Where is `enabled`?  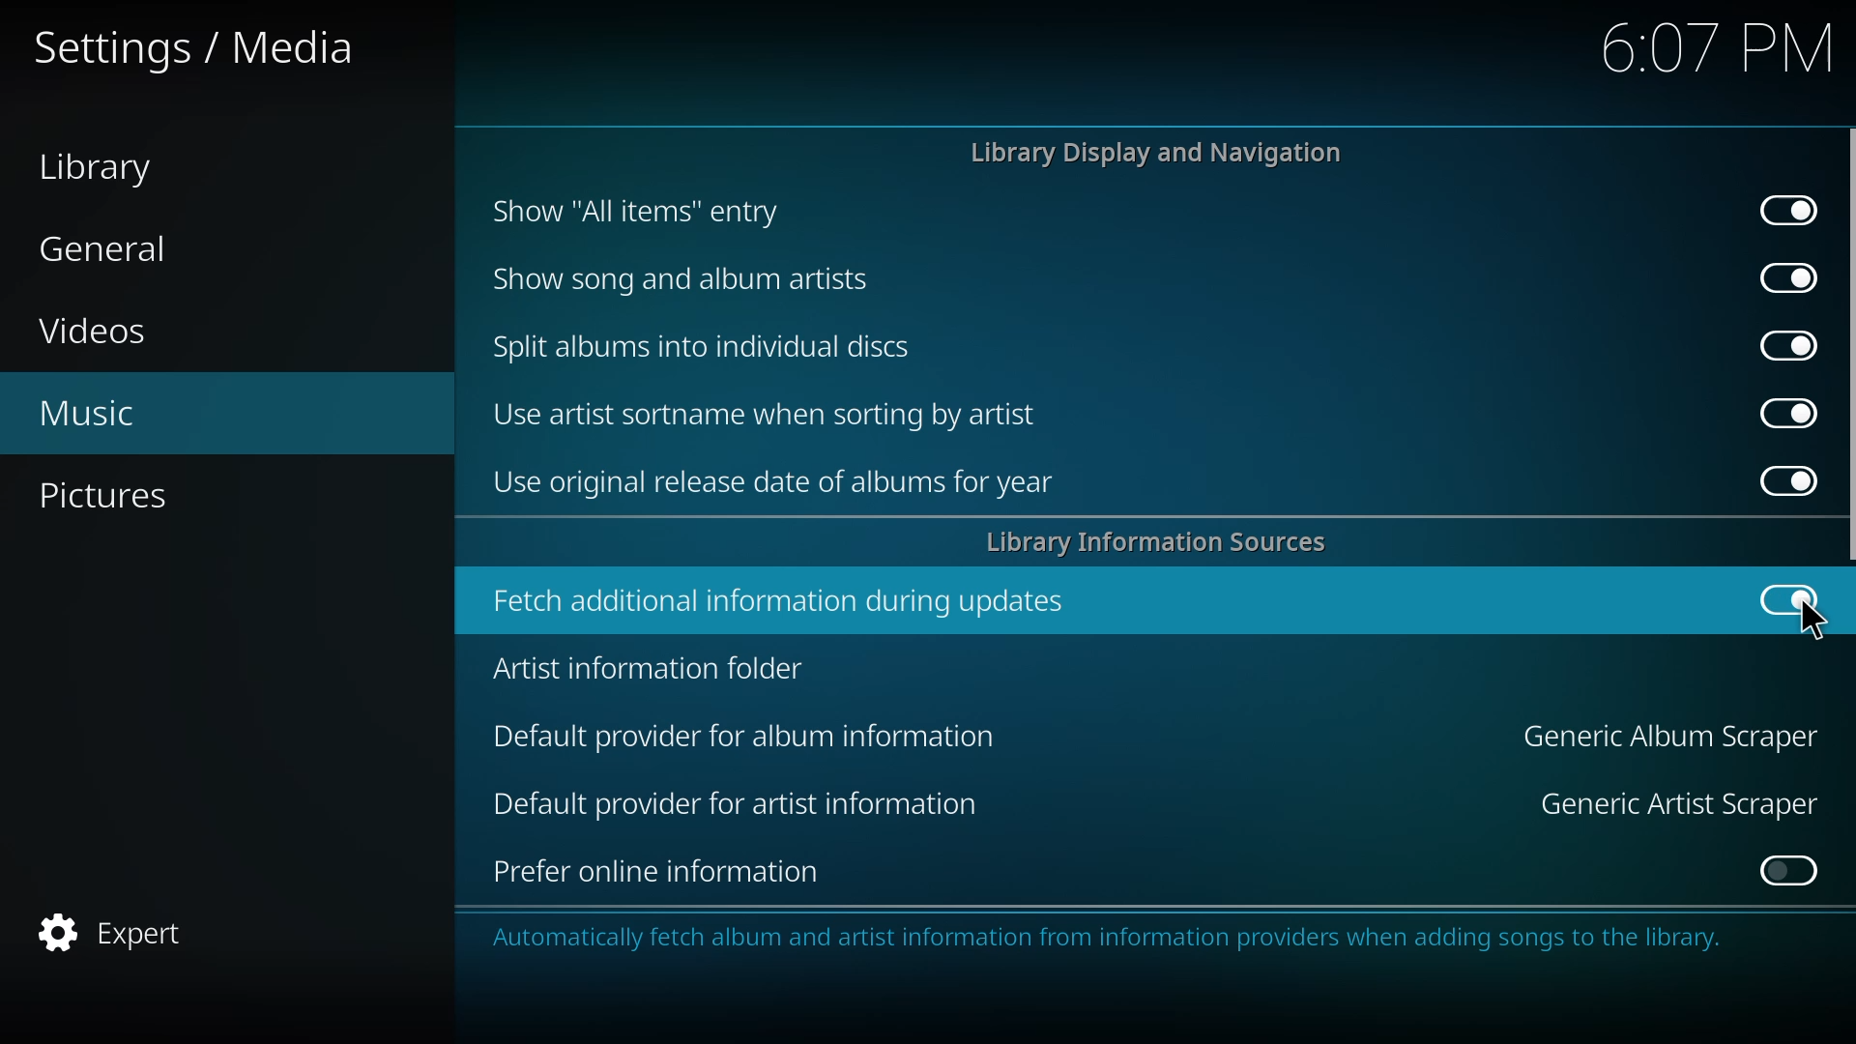 enabled is located at coordinates (1789, 598).